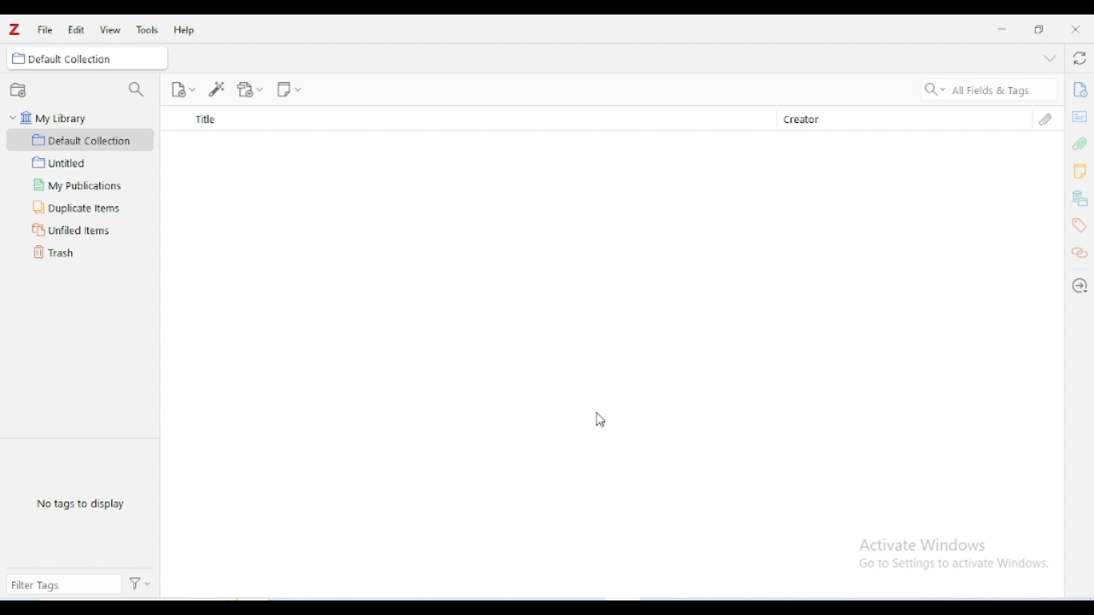 The width and height of the screenshot is (1094, 615). Describe the element at coordinates (925, 546) in the screenshot. I see `Activate Windows` at that location.